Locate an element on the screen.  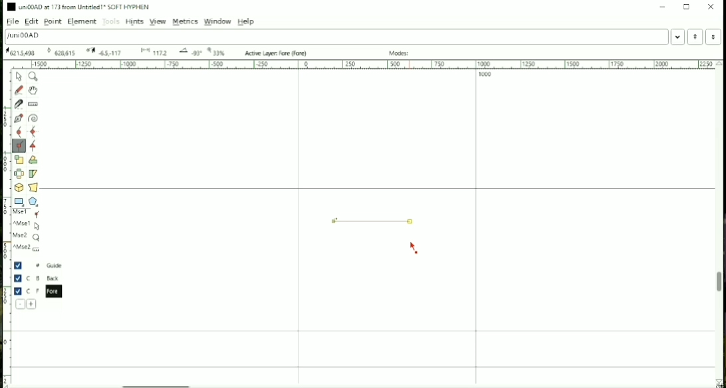
Vertical scale is located at coordinates (7, 223).